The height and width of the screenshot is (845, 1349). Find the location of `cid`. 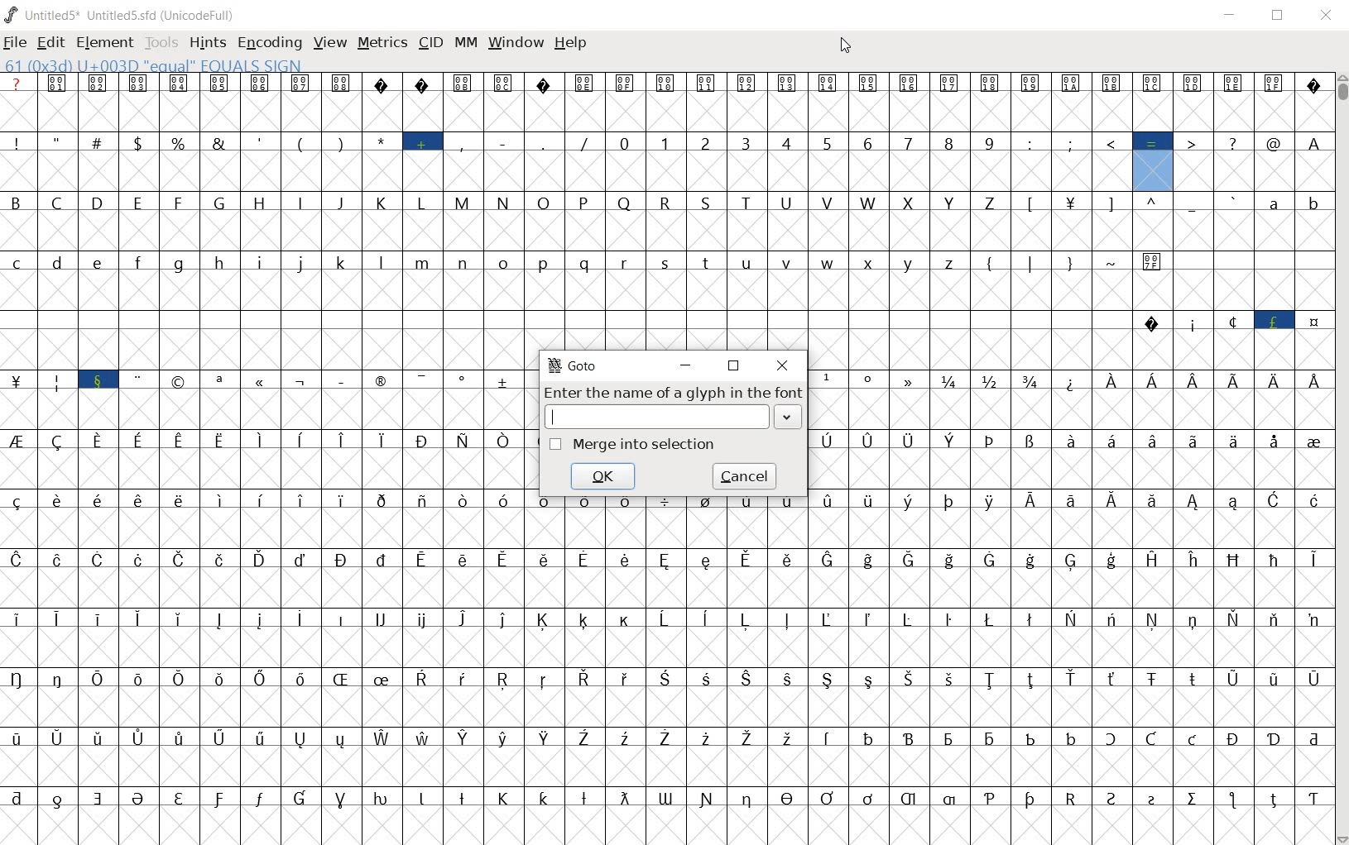

cid is located at coordinates (430, 42).